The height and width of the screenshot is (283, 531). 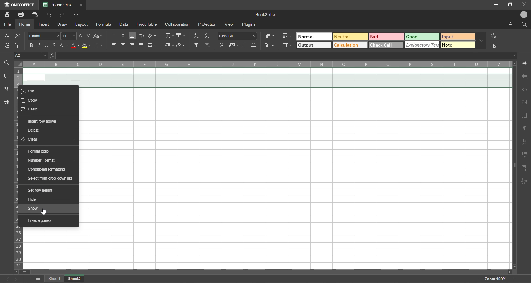 What do you see at coordinates (124, 24) in the screenshot?
I see `data` at bounding box center [124, 24].